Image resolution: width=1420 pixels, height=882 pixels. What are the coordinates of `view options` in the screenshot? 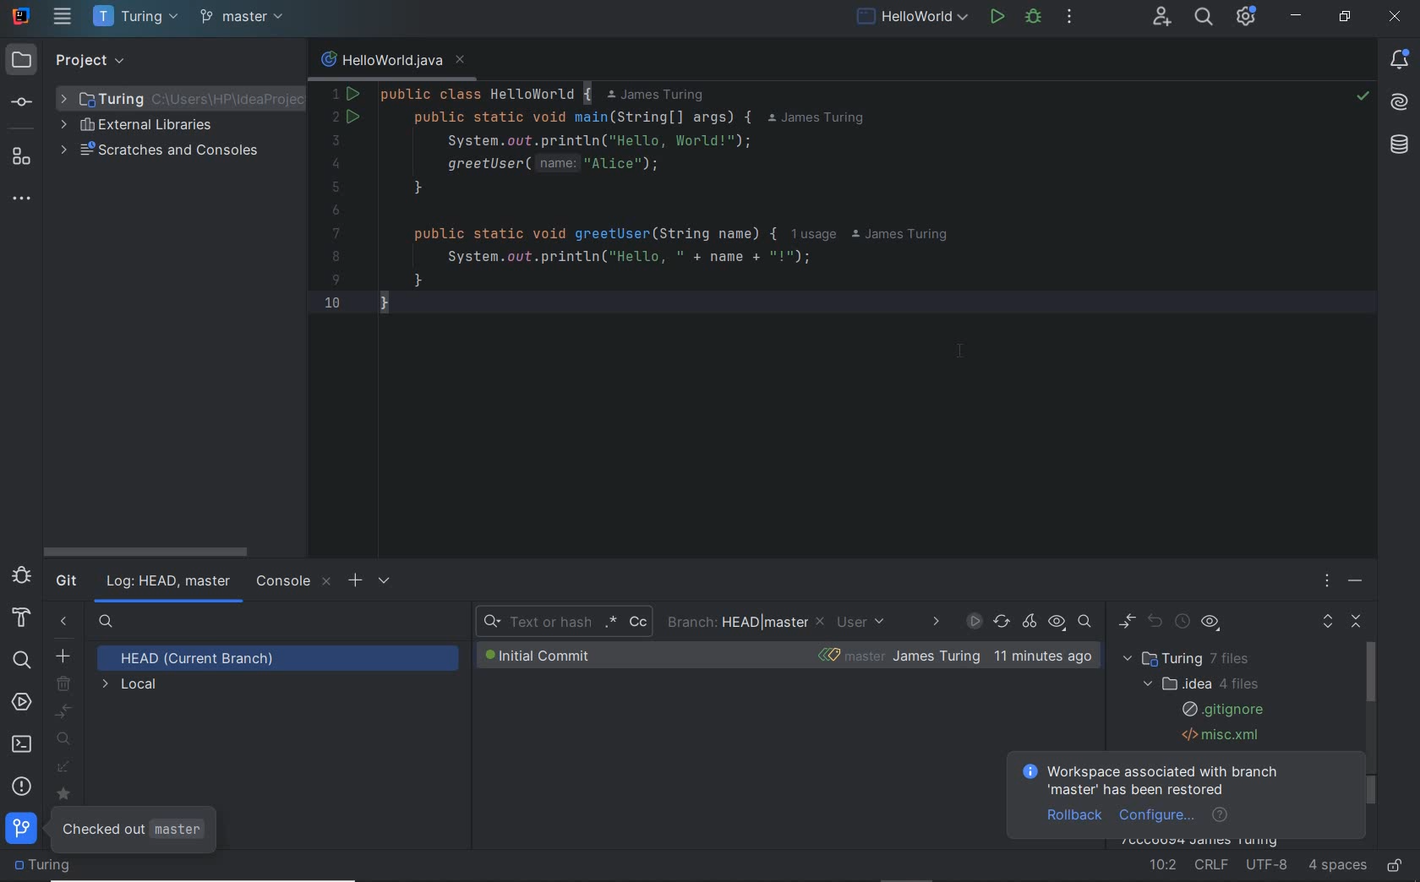 It's located at (1057, 623).